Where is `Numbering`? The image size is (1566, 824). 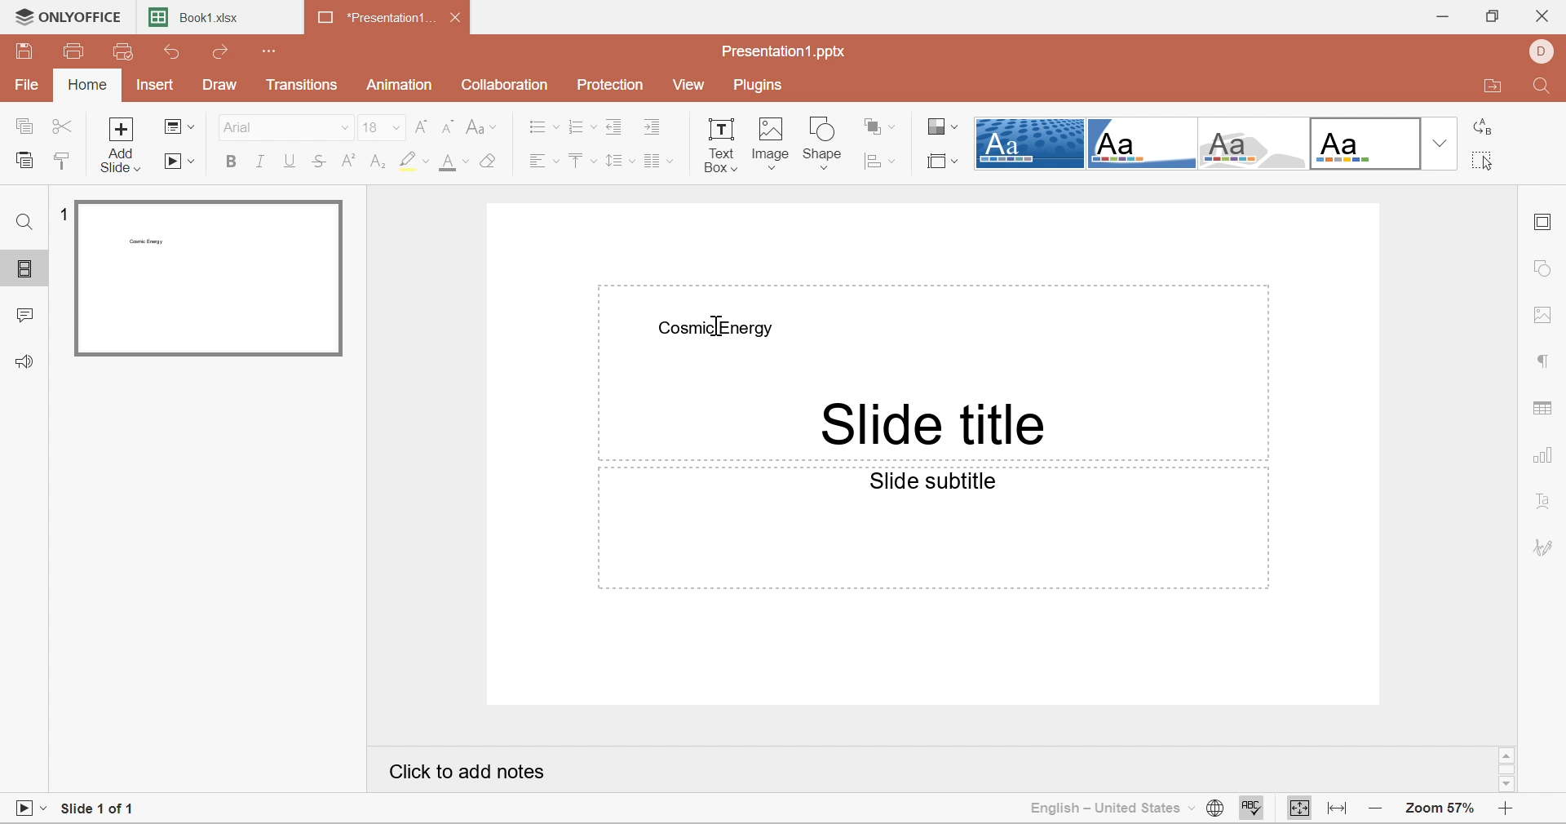
Numbering is located at coordinates (576, 128).